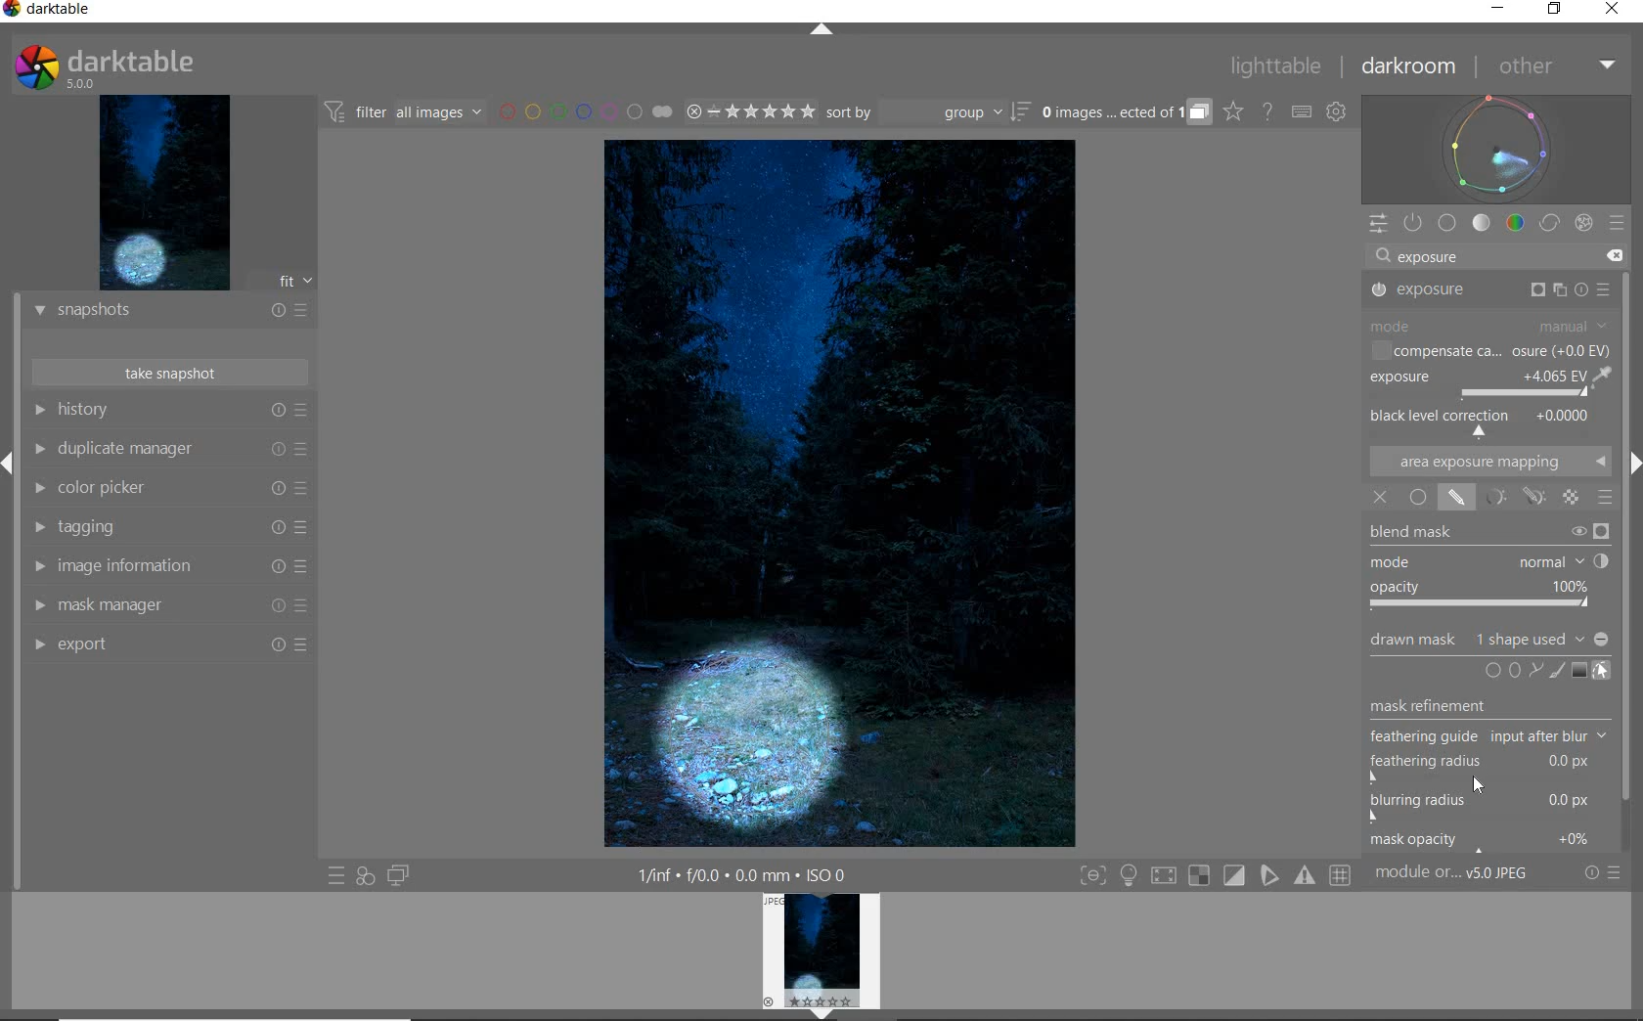 The image size is (1643, 1021). Describe the element at coordinates (1413, 223) in the screenshot. I see `SHOW ONLY ACTIVE MODULES` at that location.